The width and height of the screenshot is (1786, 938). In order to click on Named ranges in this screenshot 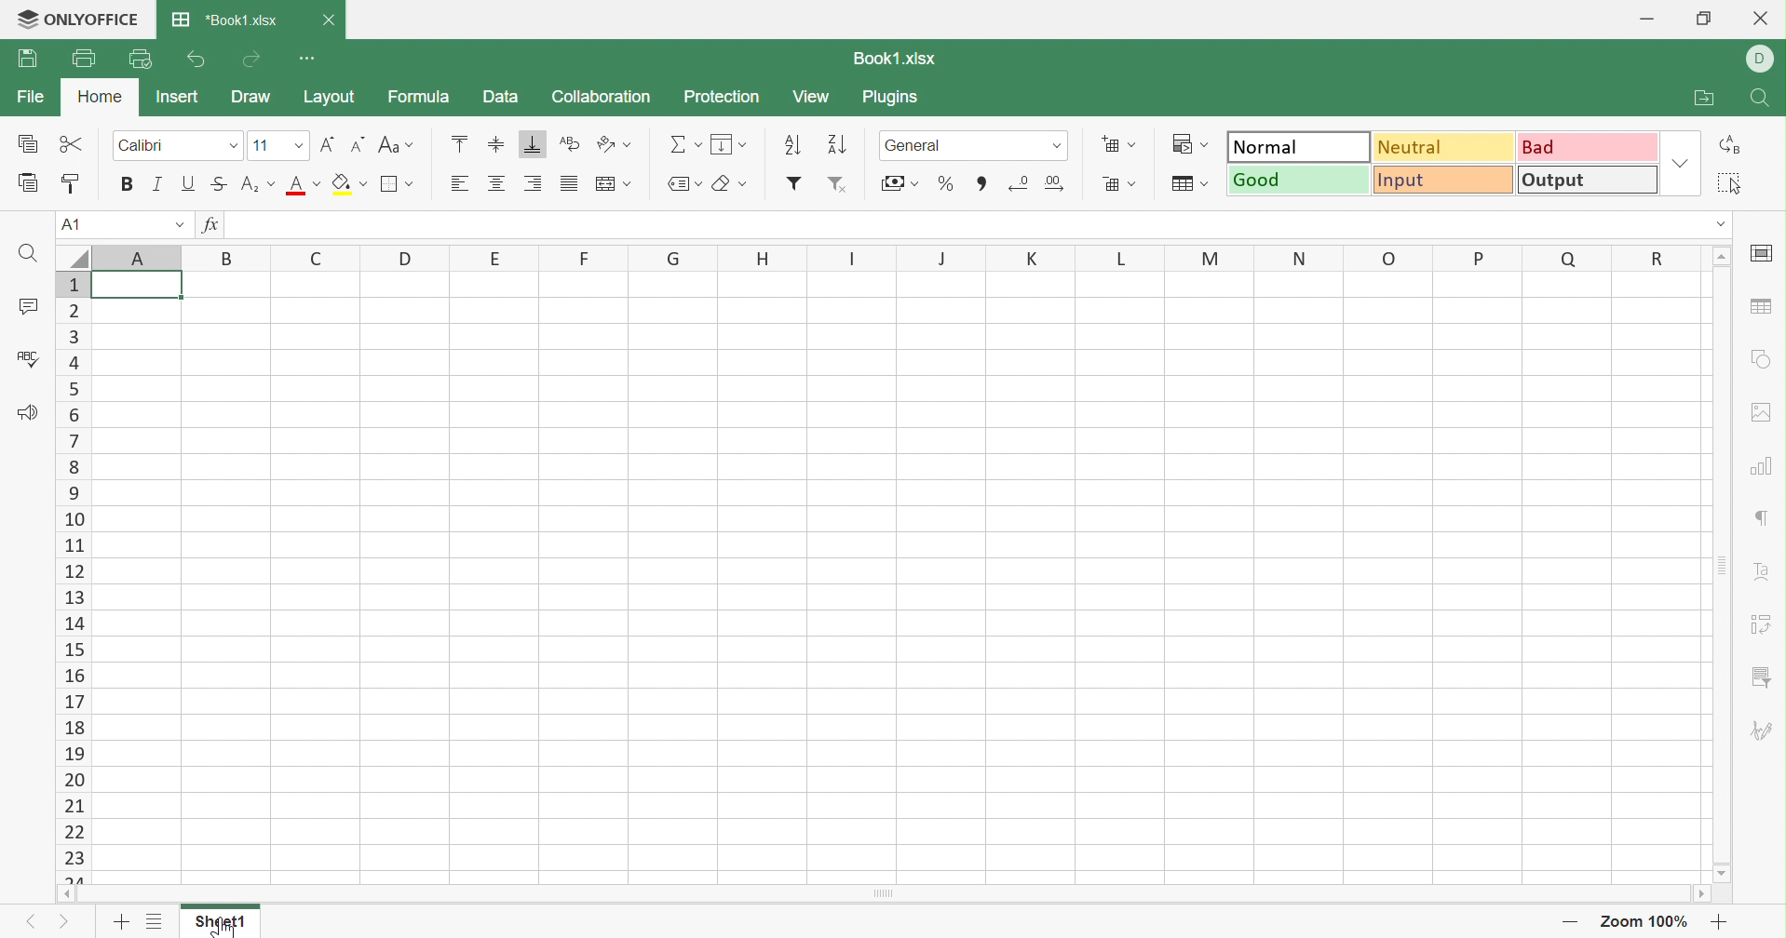, I will do `click(686, 182)`.